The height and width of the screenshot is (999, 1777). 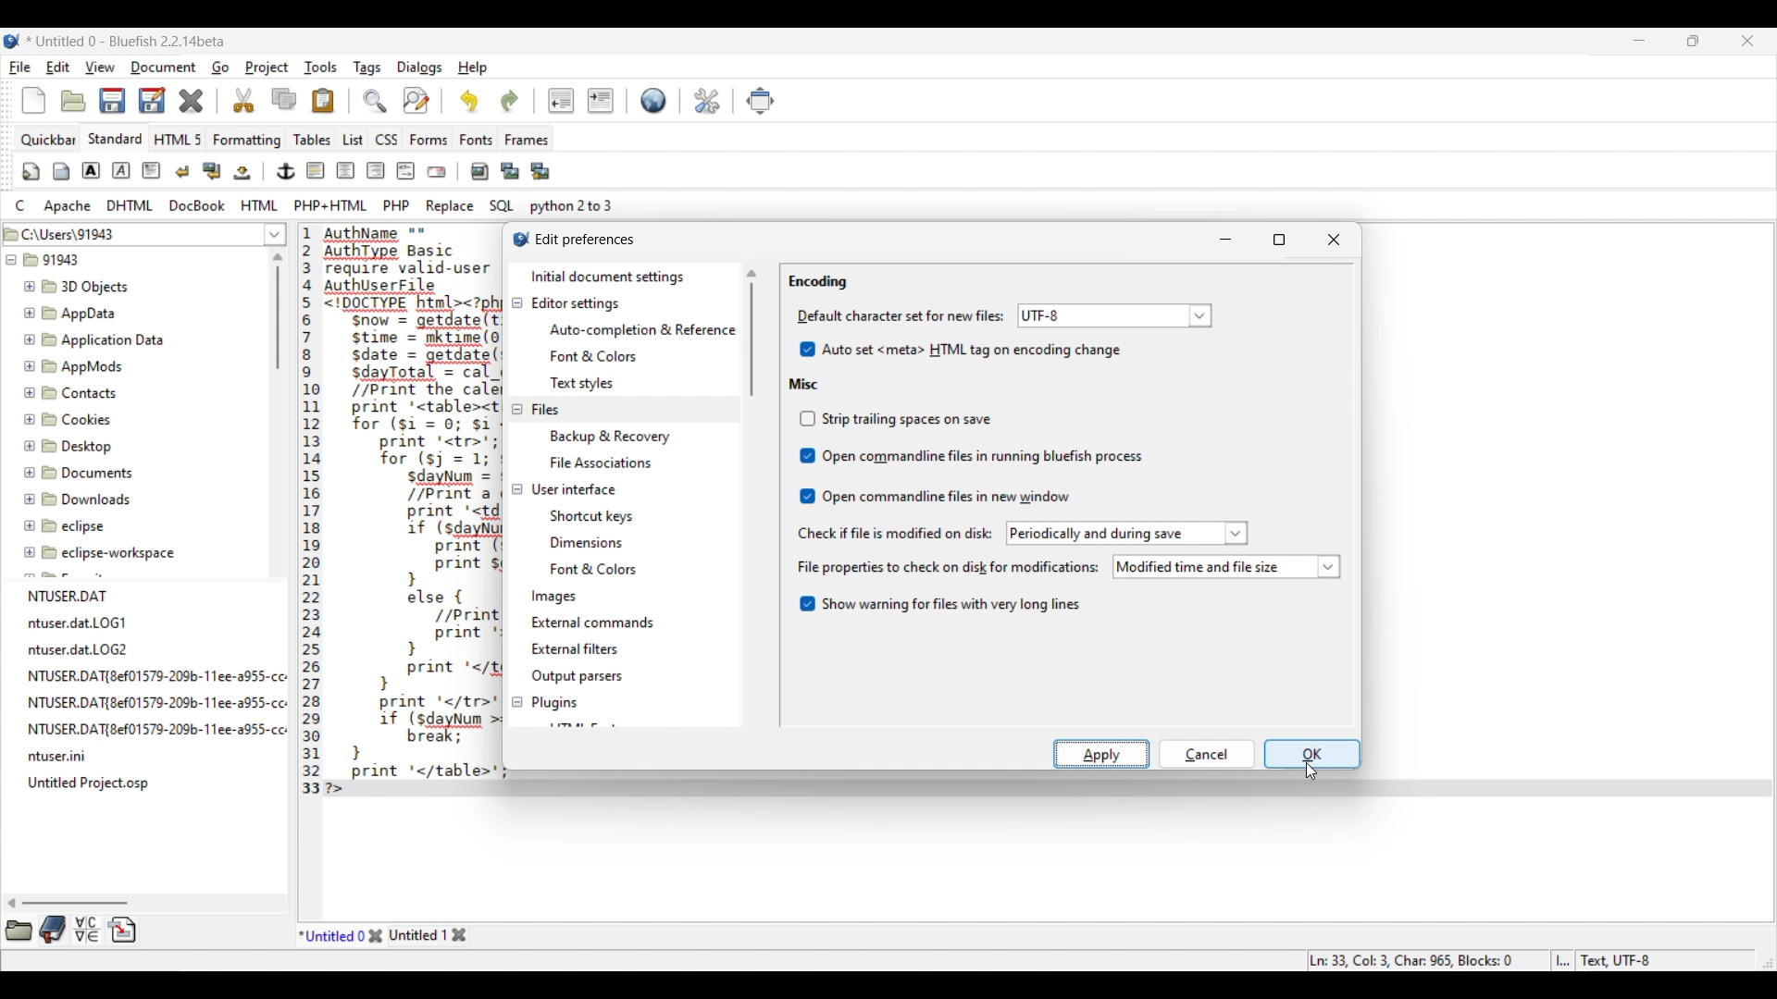 What do you see at coordinates (528, 140) in the screenshot?
I see `Frames` at bounding box center [528, 140].